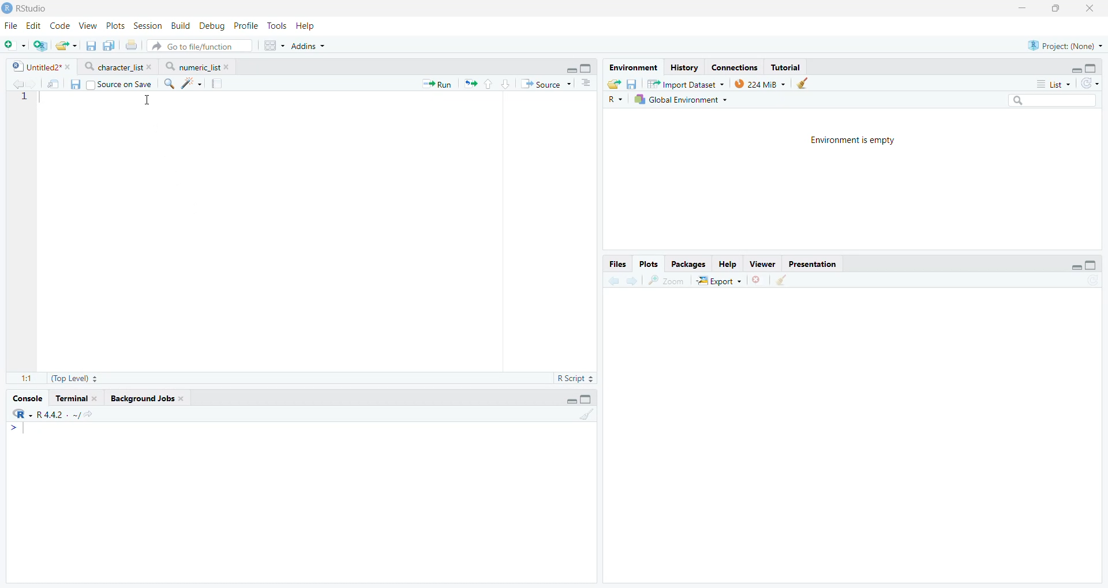 The width and height of the screenshot is (1108, 588). Describe the element at coordinates (762, 263) in the screenshot. I see `Viewer` at that location.